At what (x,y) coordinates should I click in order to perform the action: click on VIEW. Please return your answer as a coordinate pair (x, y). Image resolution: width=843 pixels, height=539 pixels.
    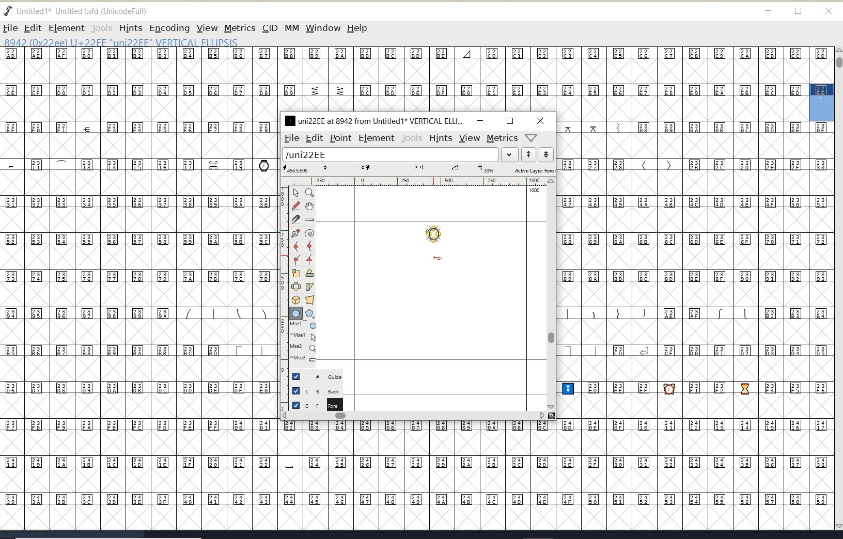
    Looking at the image, I should click on (206, 28).